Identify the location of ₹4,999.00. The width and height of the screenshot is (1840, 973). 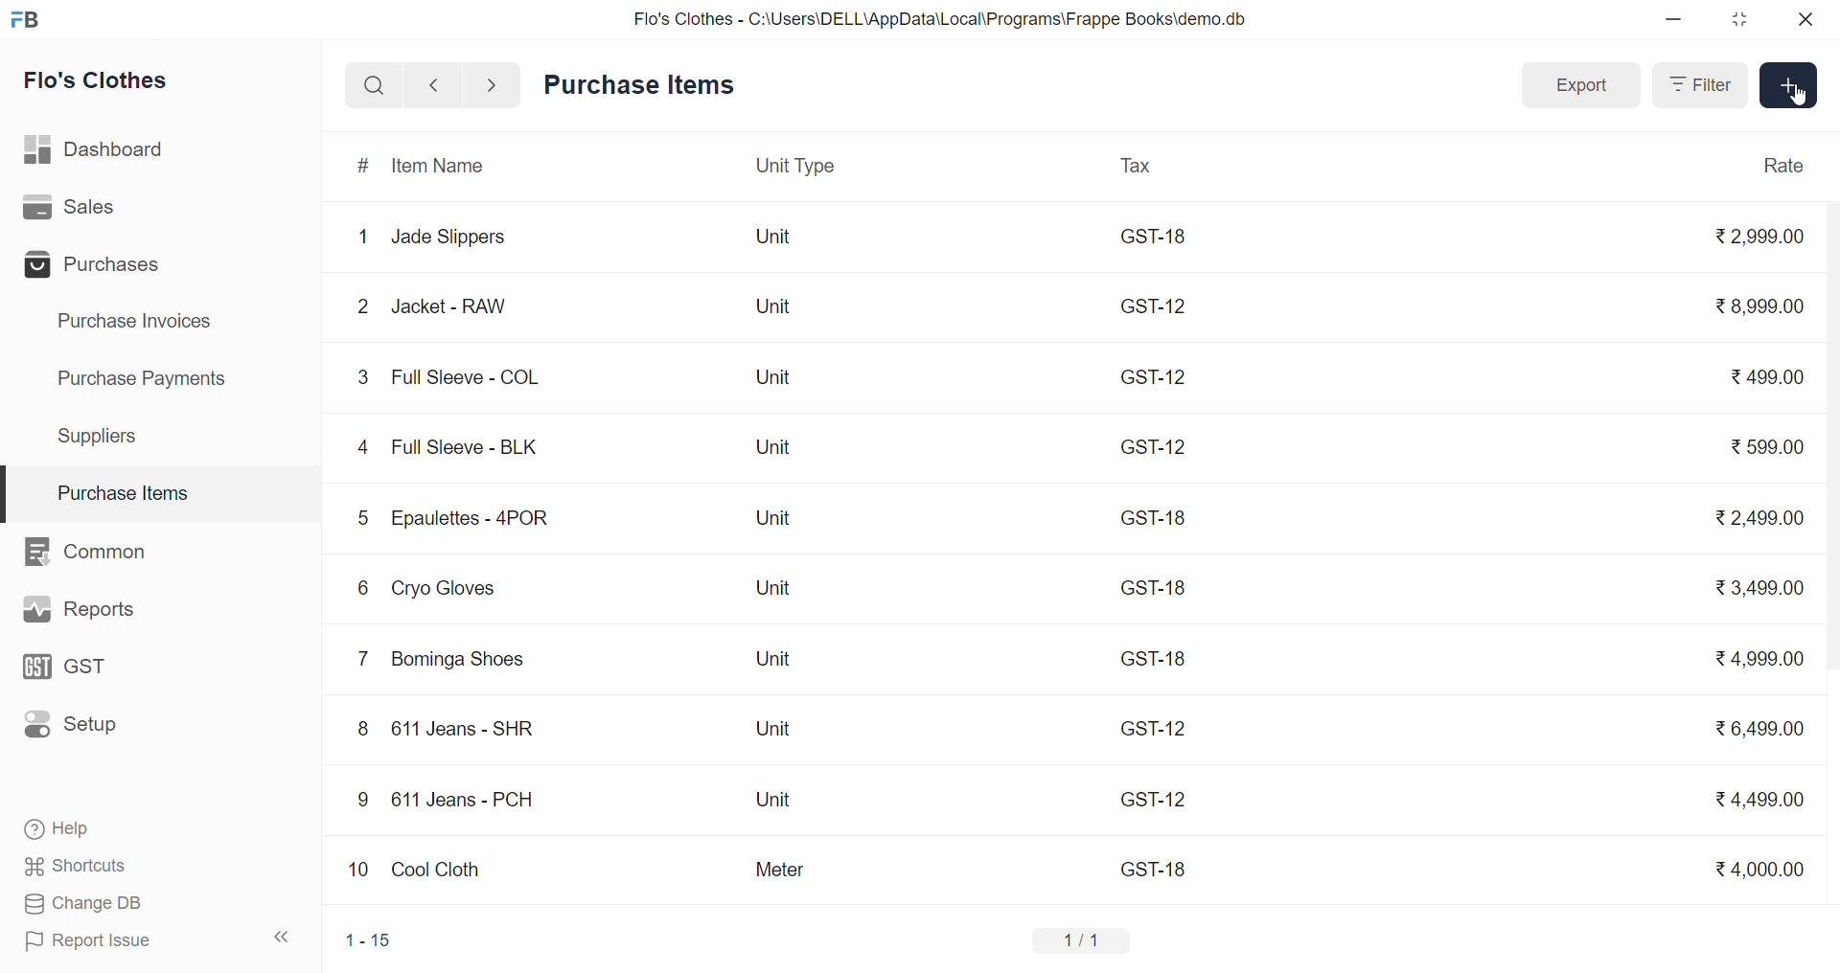
(1750, 658).